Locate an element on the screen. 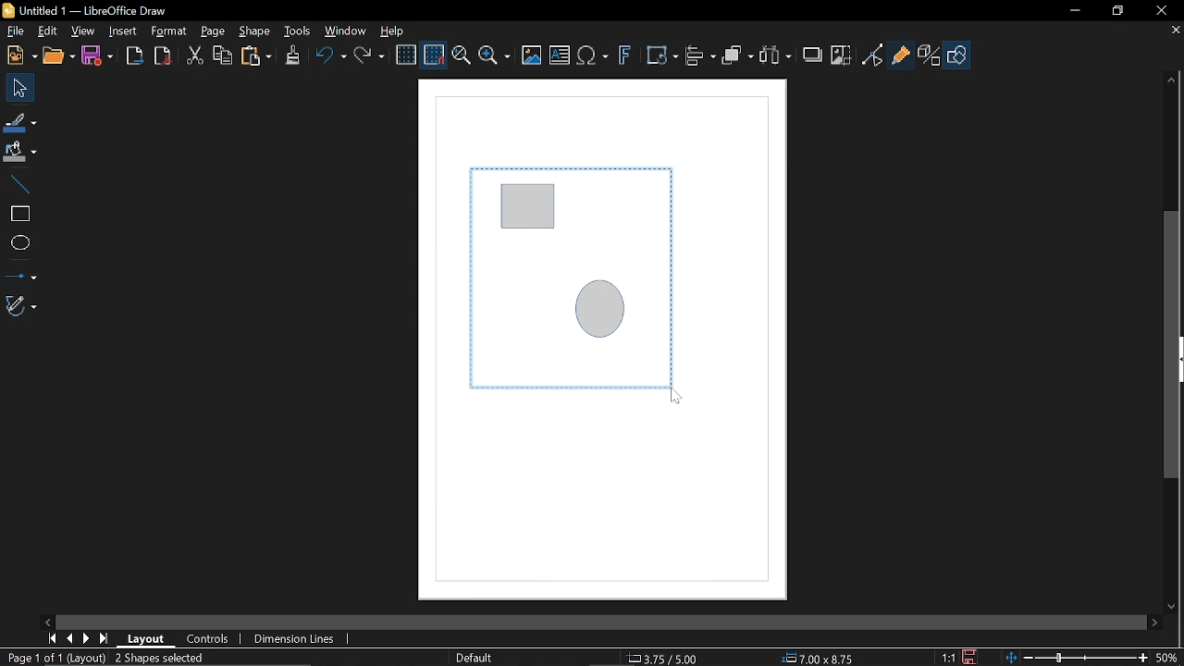 The image size is (1184, 666). First page is located at coordinates (51, 638).